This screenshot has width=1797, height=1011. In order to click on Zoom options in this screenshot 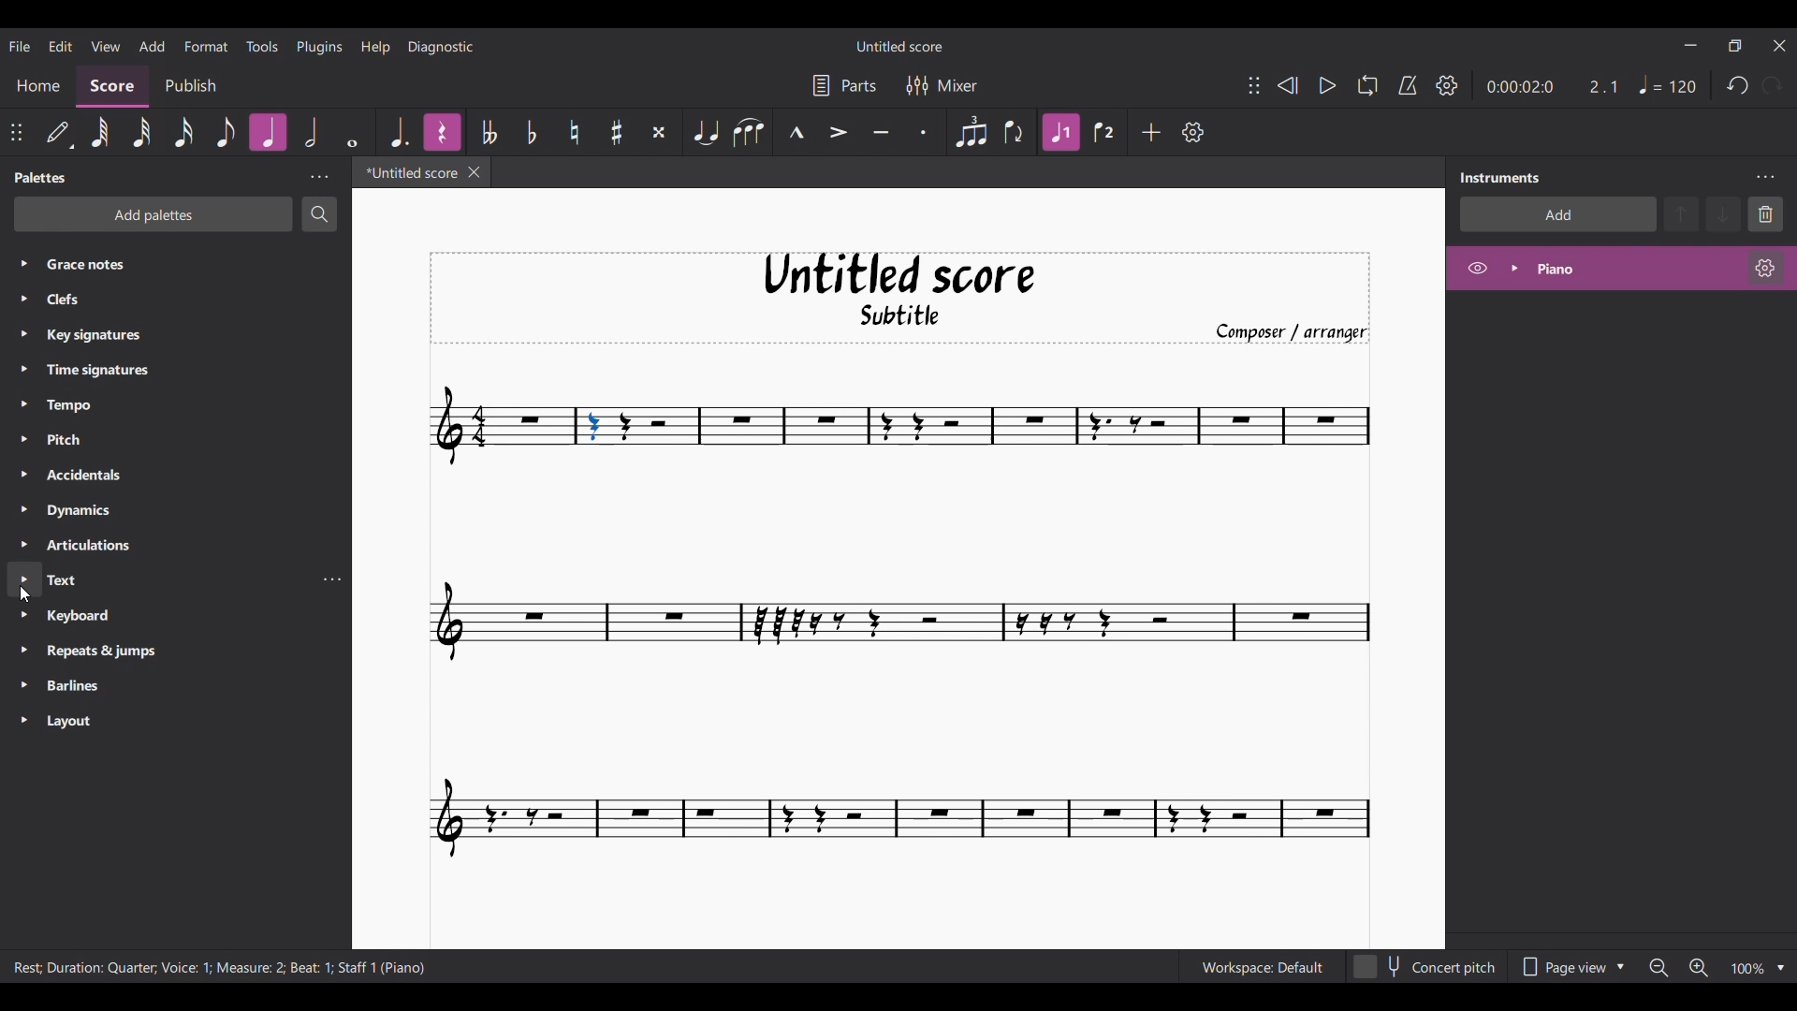, I will do `click(1781, 969)`.